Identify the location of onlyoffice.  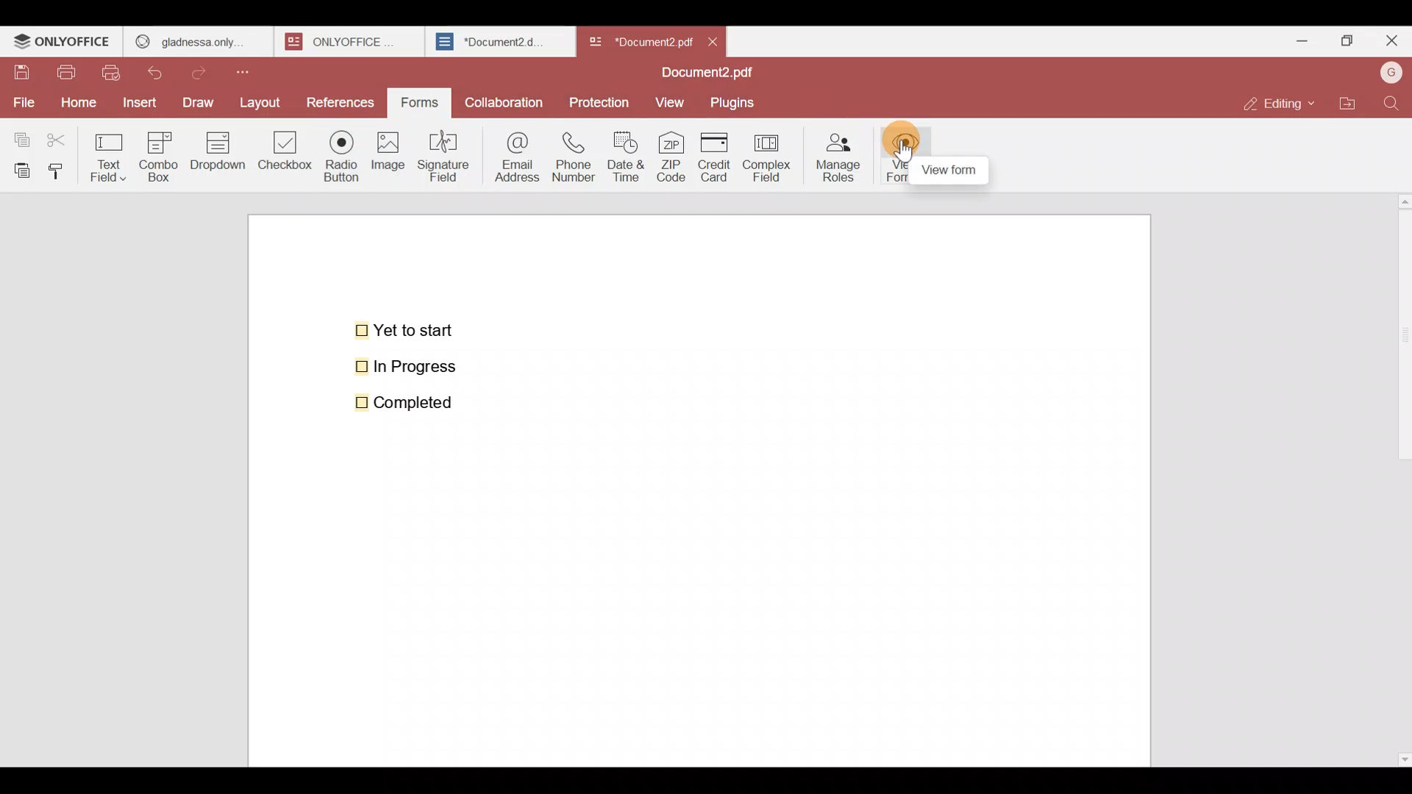
(344, 41).